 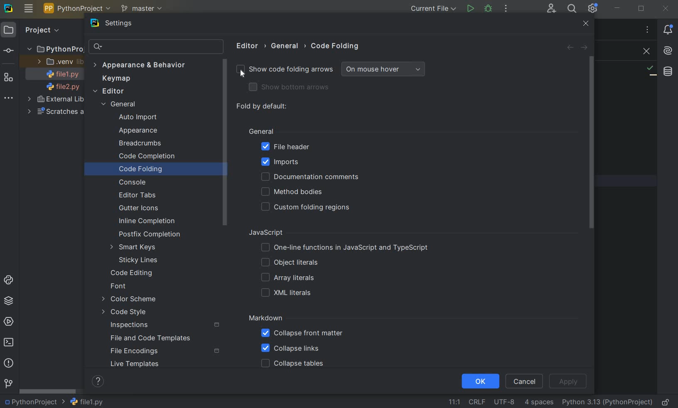 I want to click on INSPECTIONS, so click(x=165, y=325).